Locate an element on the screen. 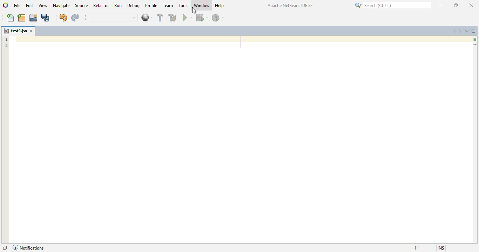 The height and width of the screenshot is (252, 479). open project is located at coordinates (34, 18).